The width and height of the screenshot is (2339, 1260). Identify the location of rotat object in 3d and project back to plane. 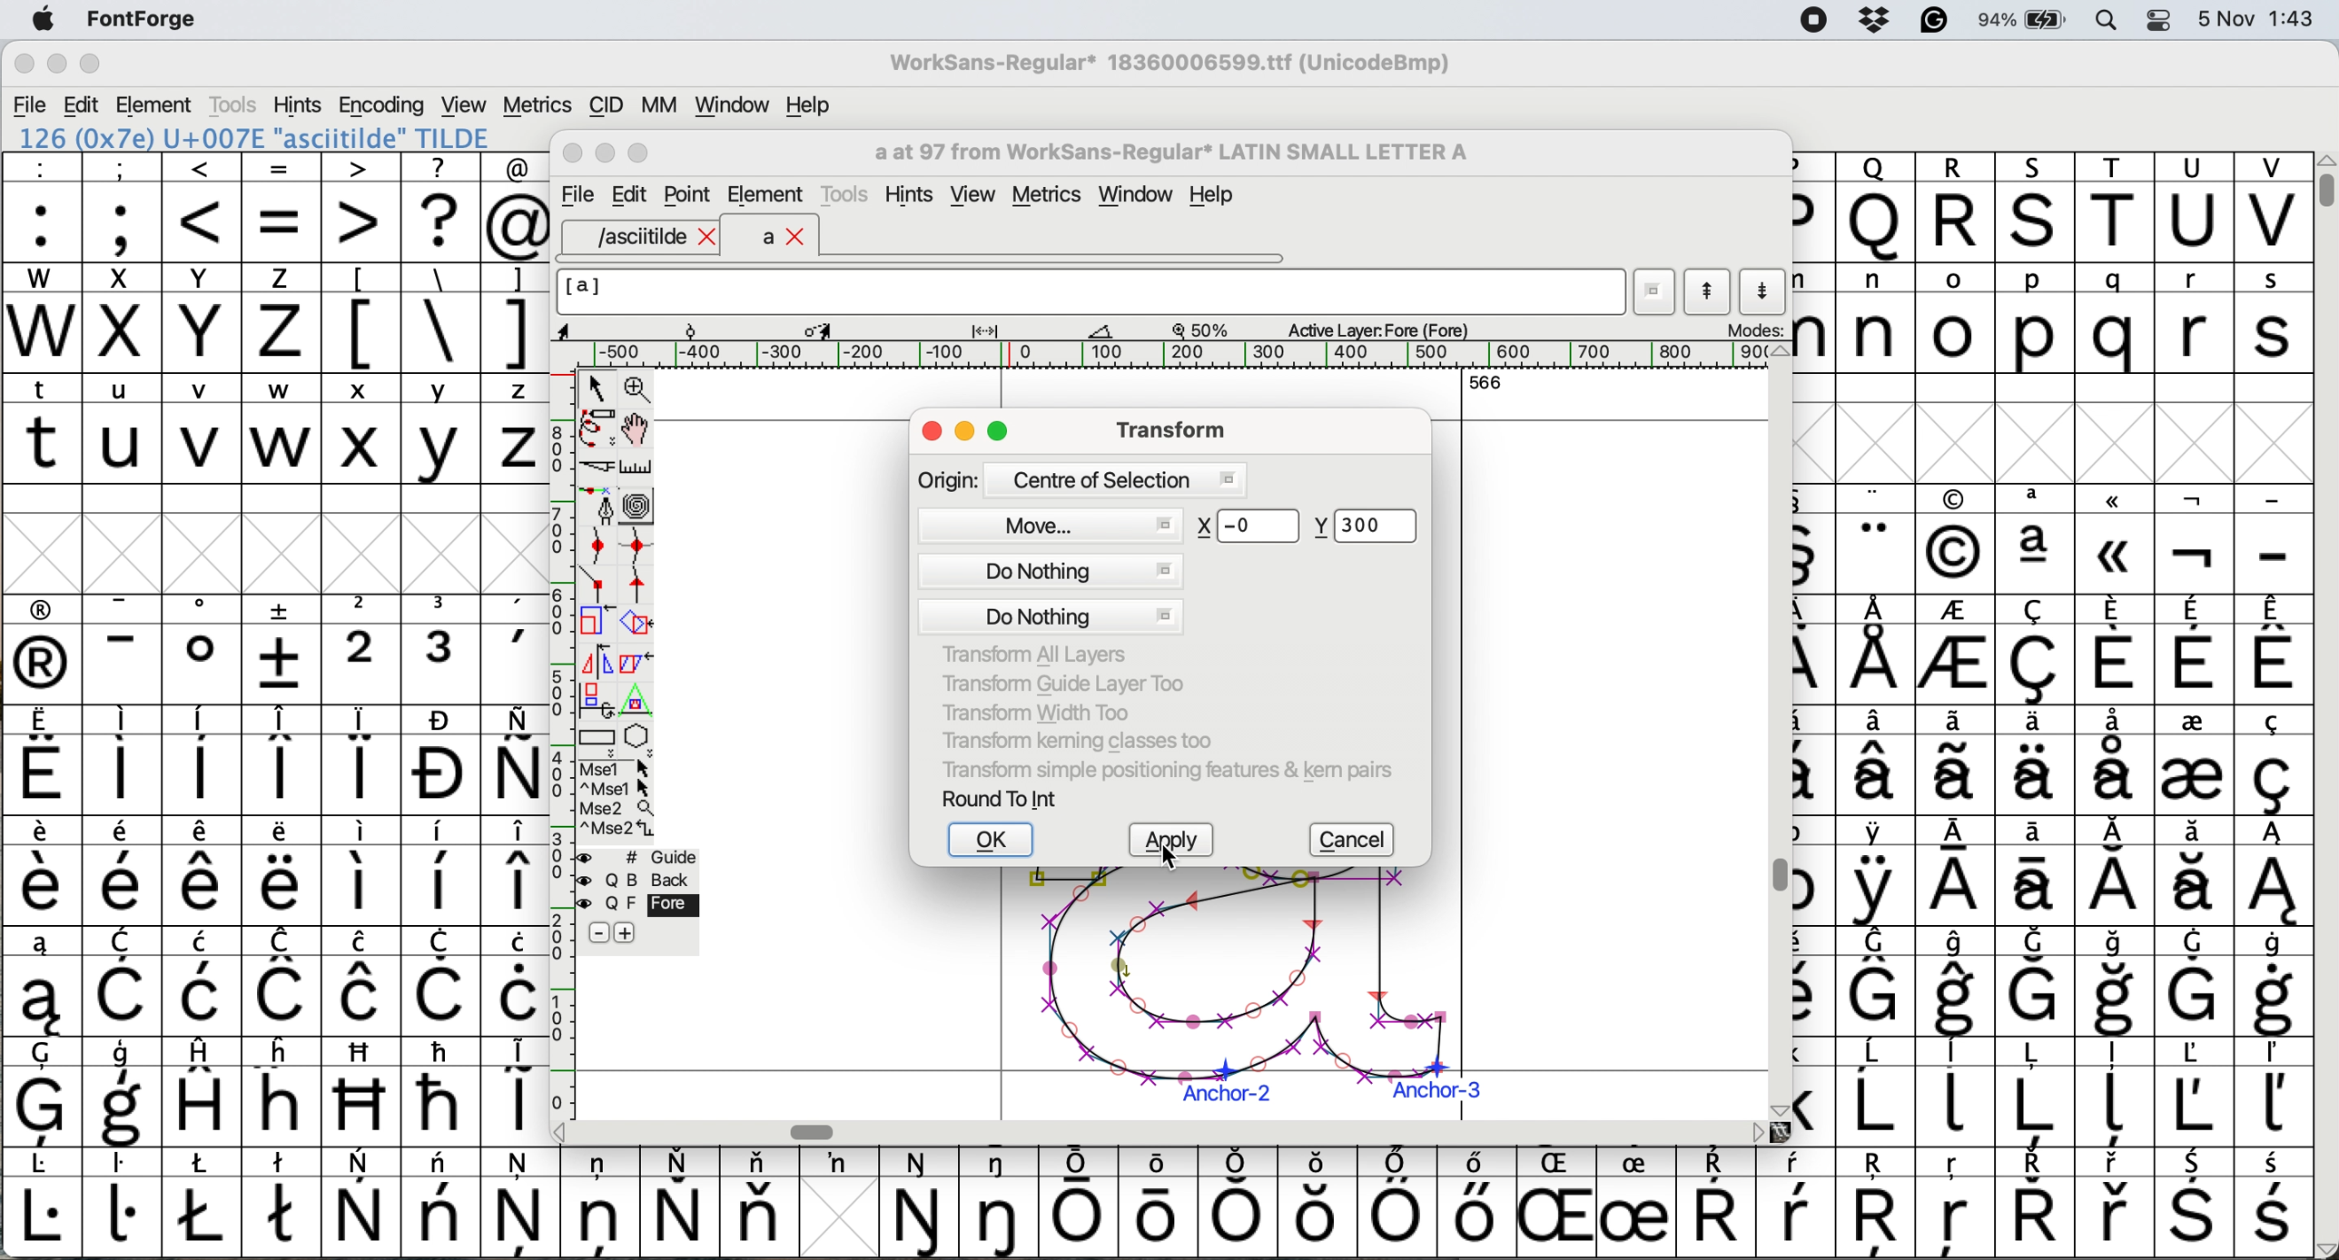
(594, 699).